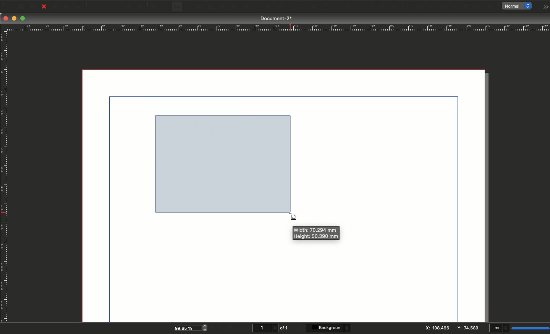  What do you see at coordinates (34, 6) in the screenshot?
I see `Save` at bounding box center [34, 6].